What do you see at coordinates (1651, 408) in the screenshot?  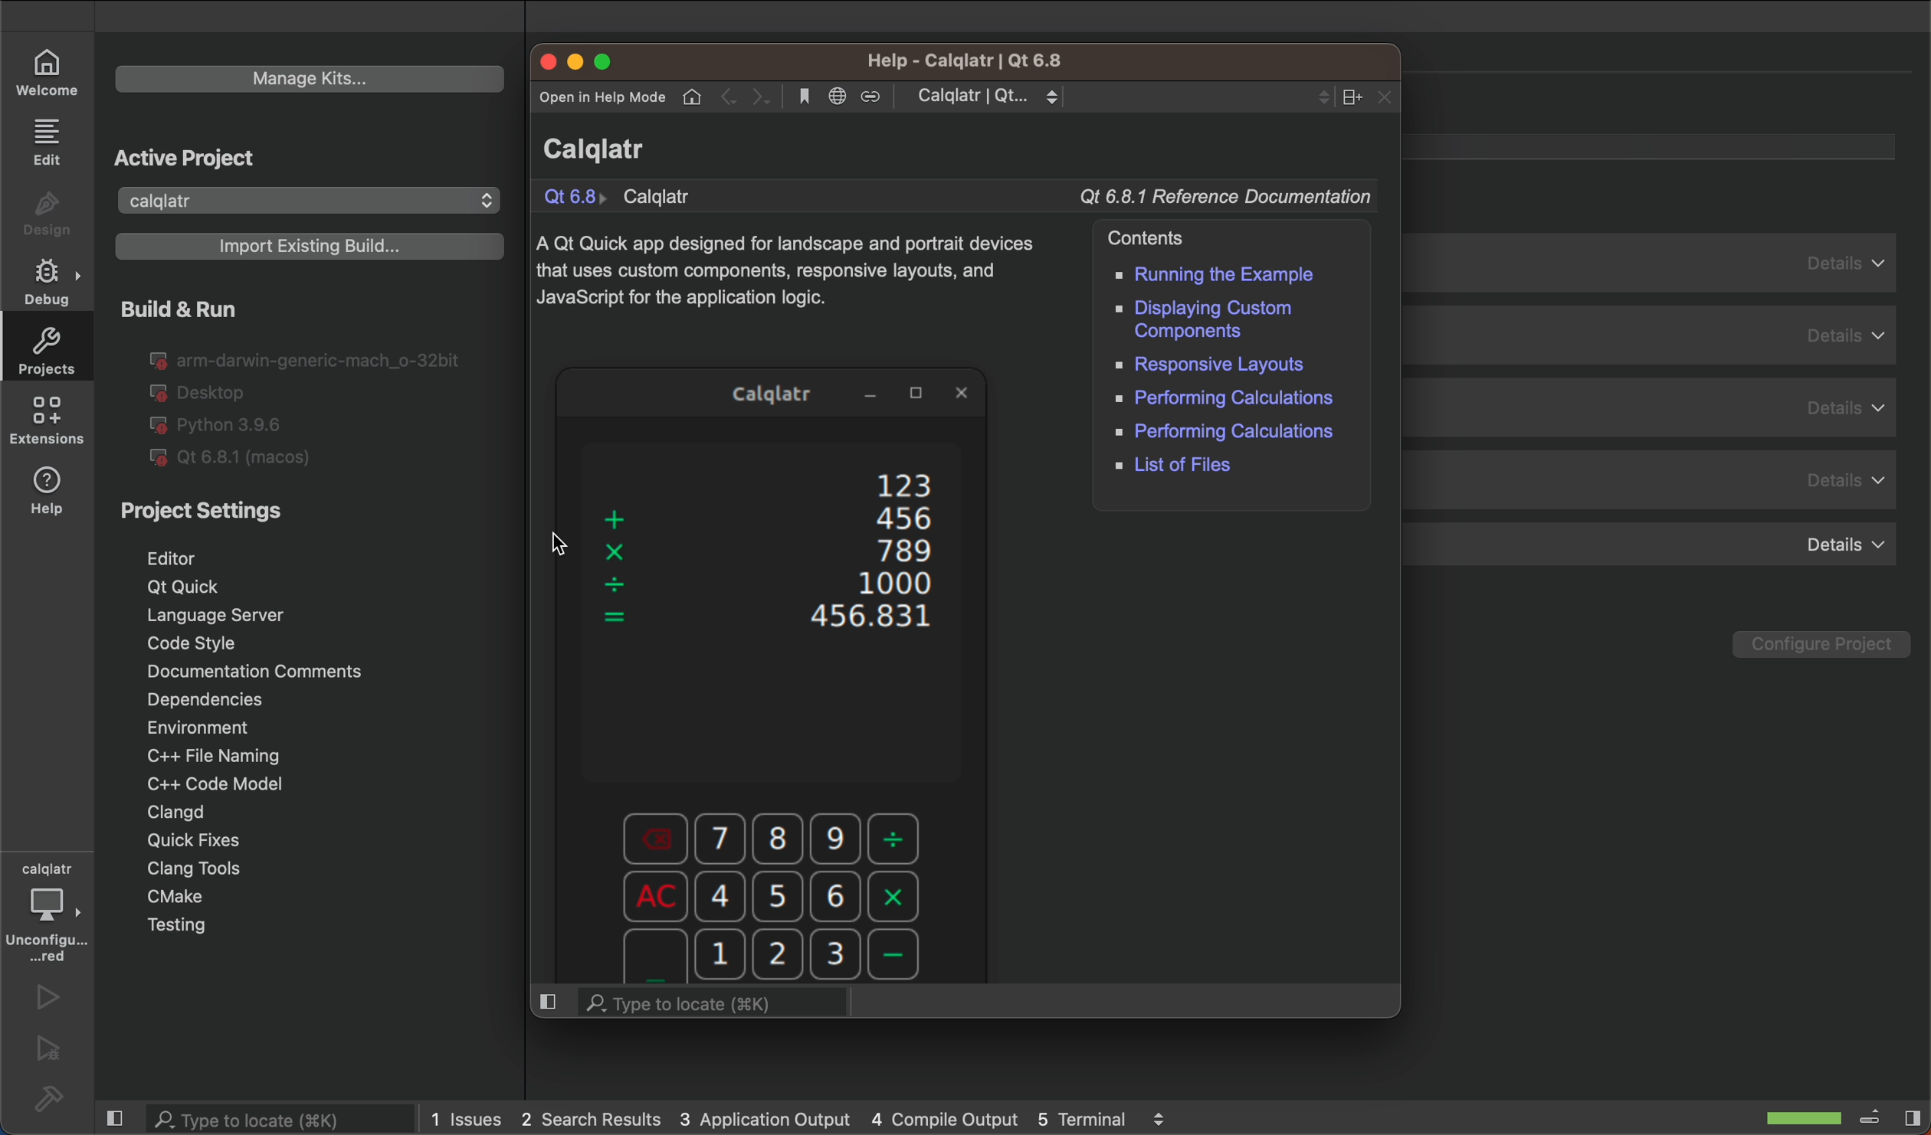 I see `details` at bounding box center [1651, 408].